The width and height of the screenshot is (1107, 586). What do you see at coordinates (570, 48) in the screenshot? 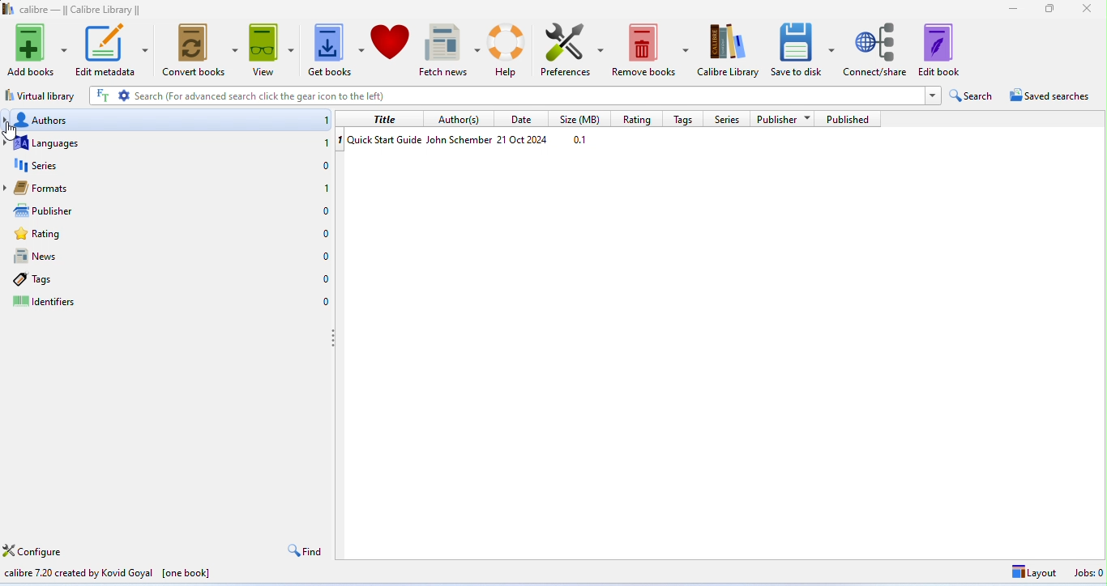
I see `preferences` at bounding box center [570, 48].